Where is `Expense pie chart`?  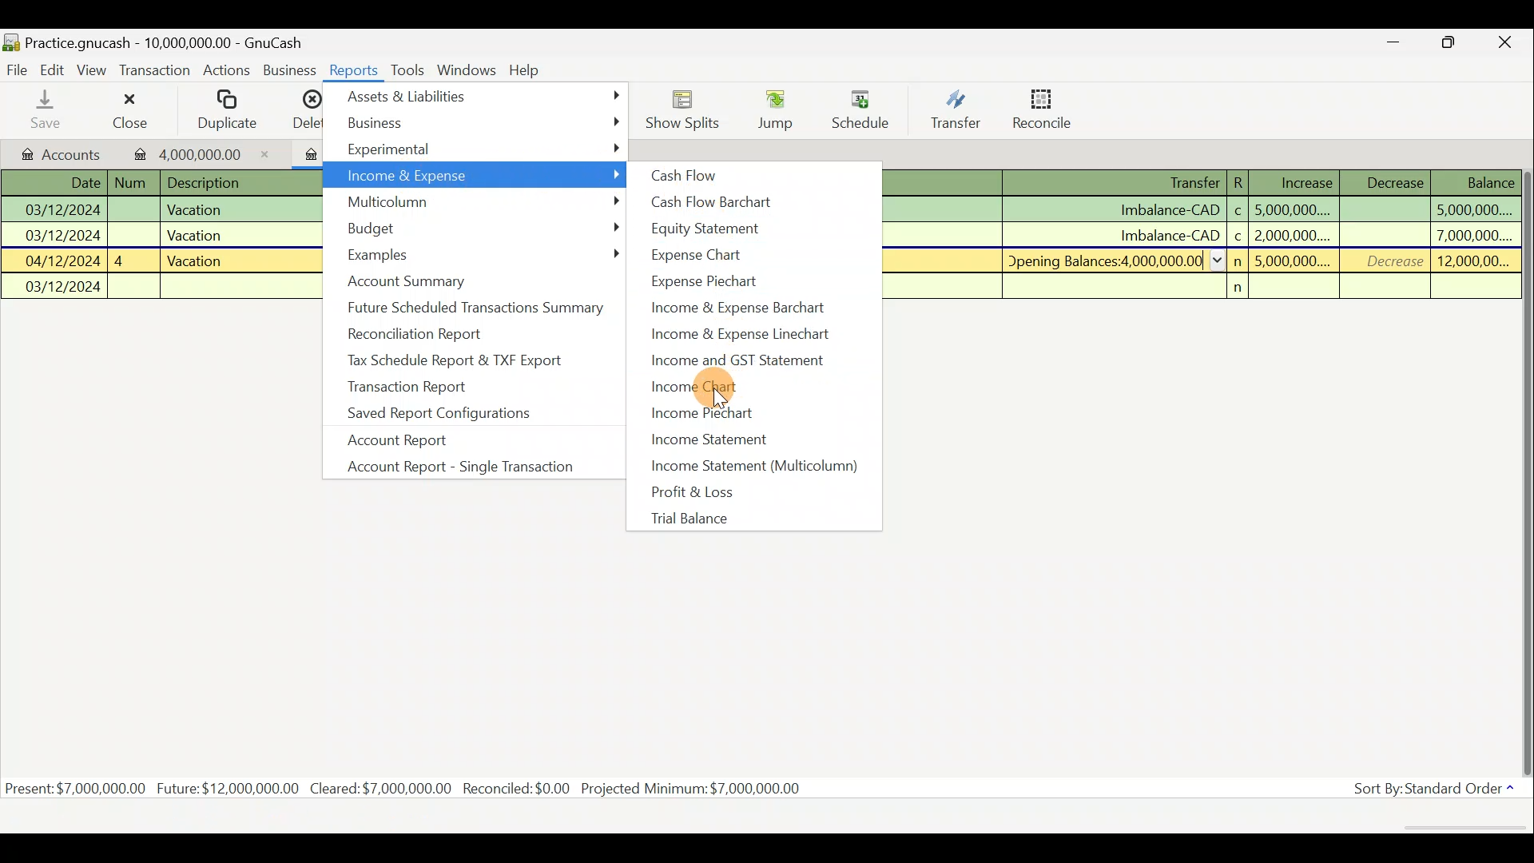
Expense pie chart is located at coordinates (707, 280).